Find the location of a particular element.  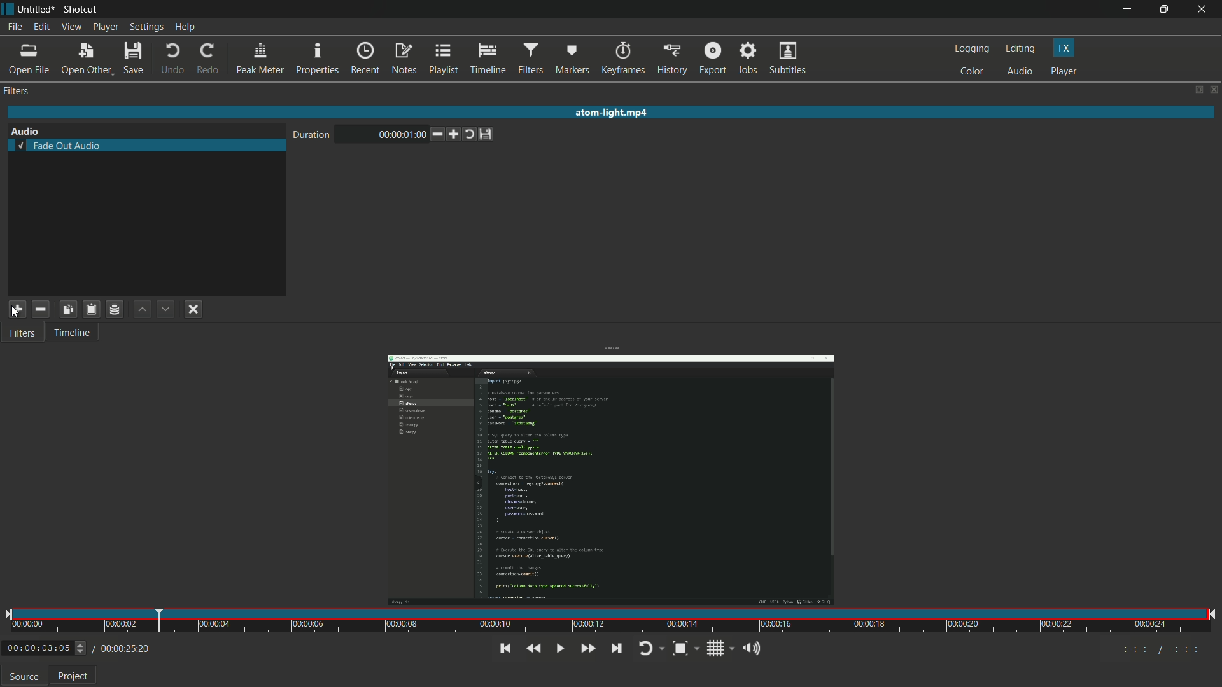

logging is located at coordinates (971, 49).